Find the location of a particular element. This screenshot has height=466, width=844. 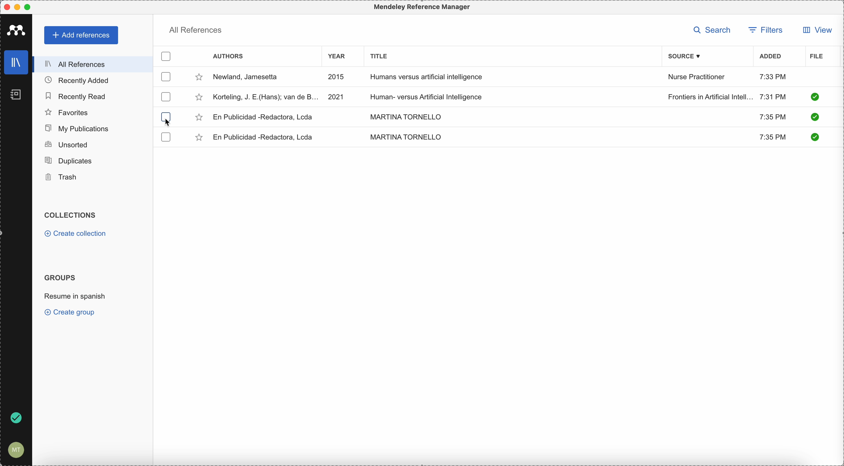

checkbox is located at coordinates (166, 137).